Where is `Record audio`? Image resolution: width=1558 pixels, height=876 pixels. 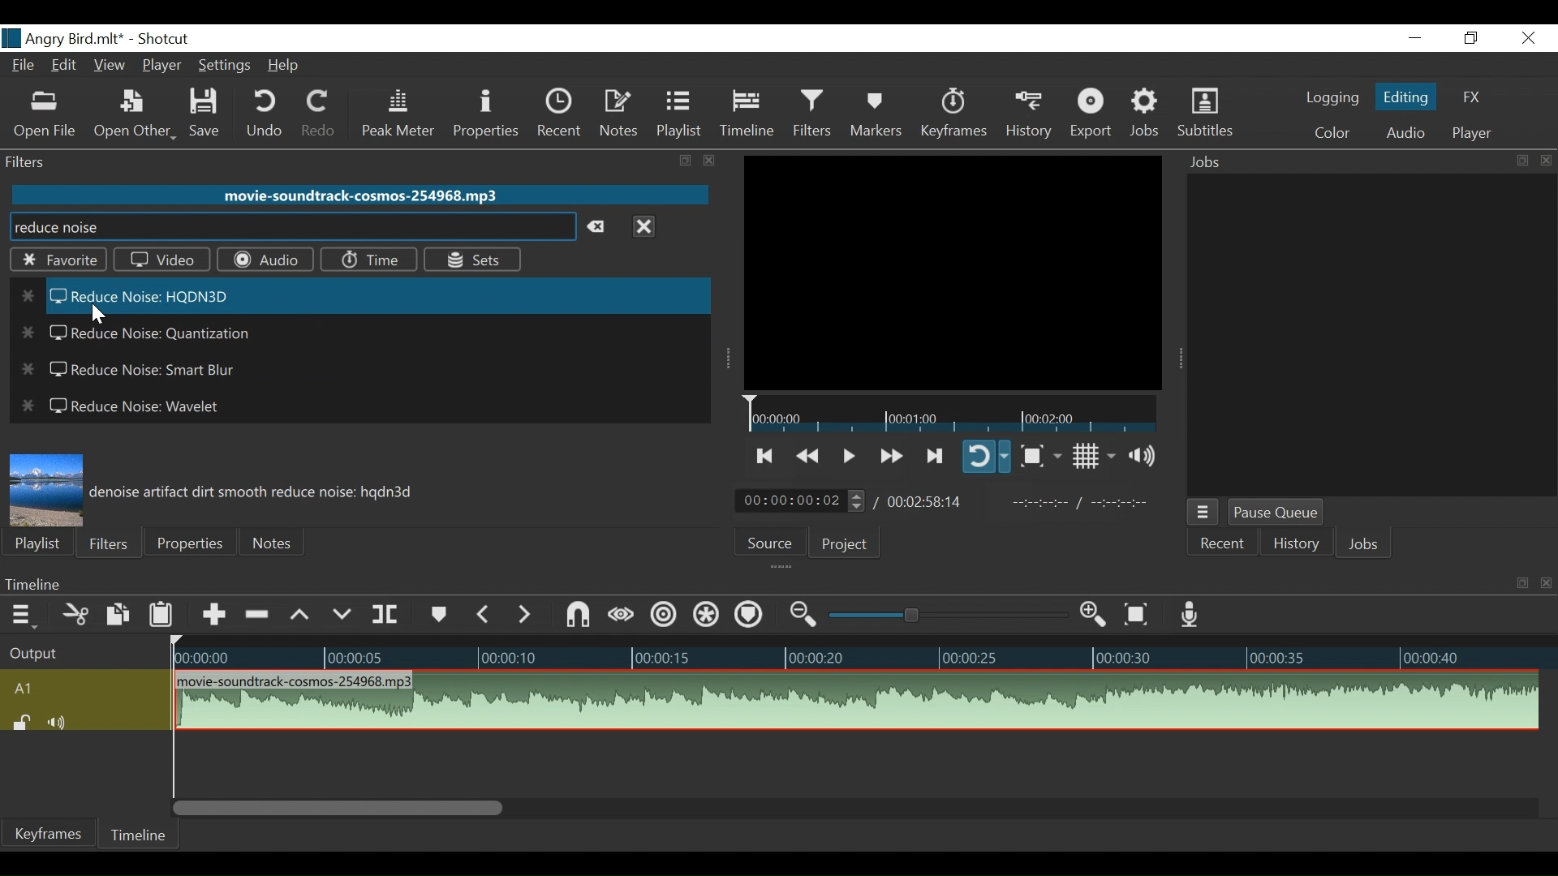
Record audio is located at coordinates (1192, 616).